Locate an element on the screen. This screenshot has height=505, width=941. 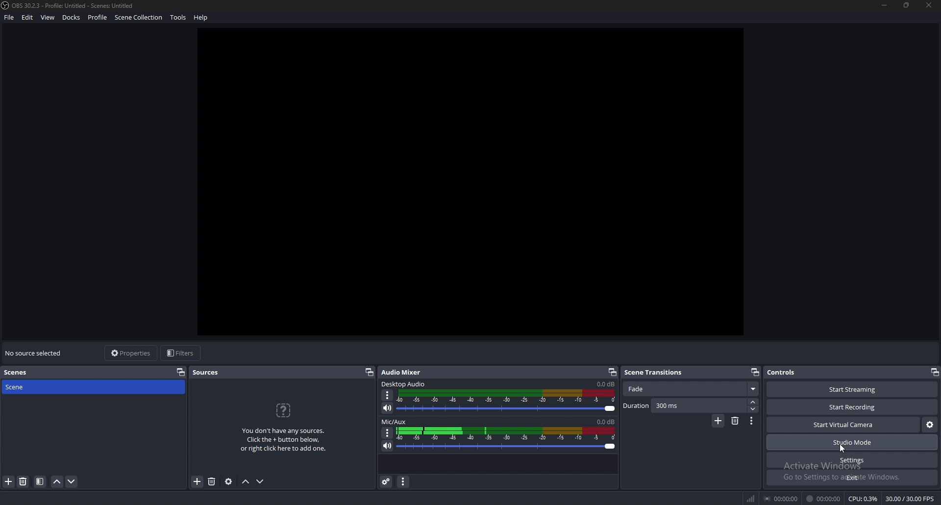
add source is located at coordinates (197, 481).